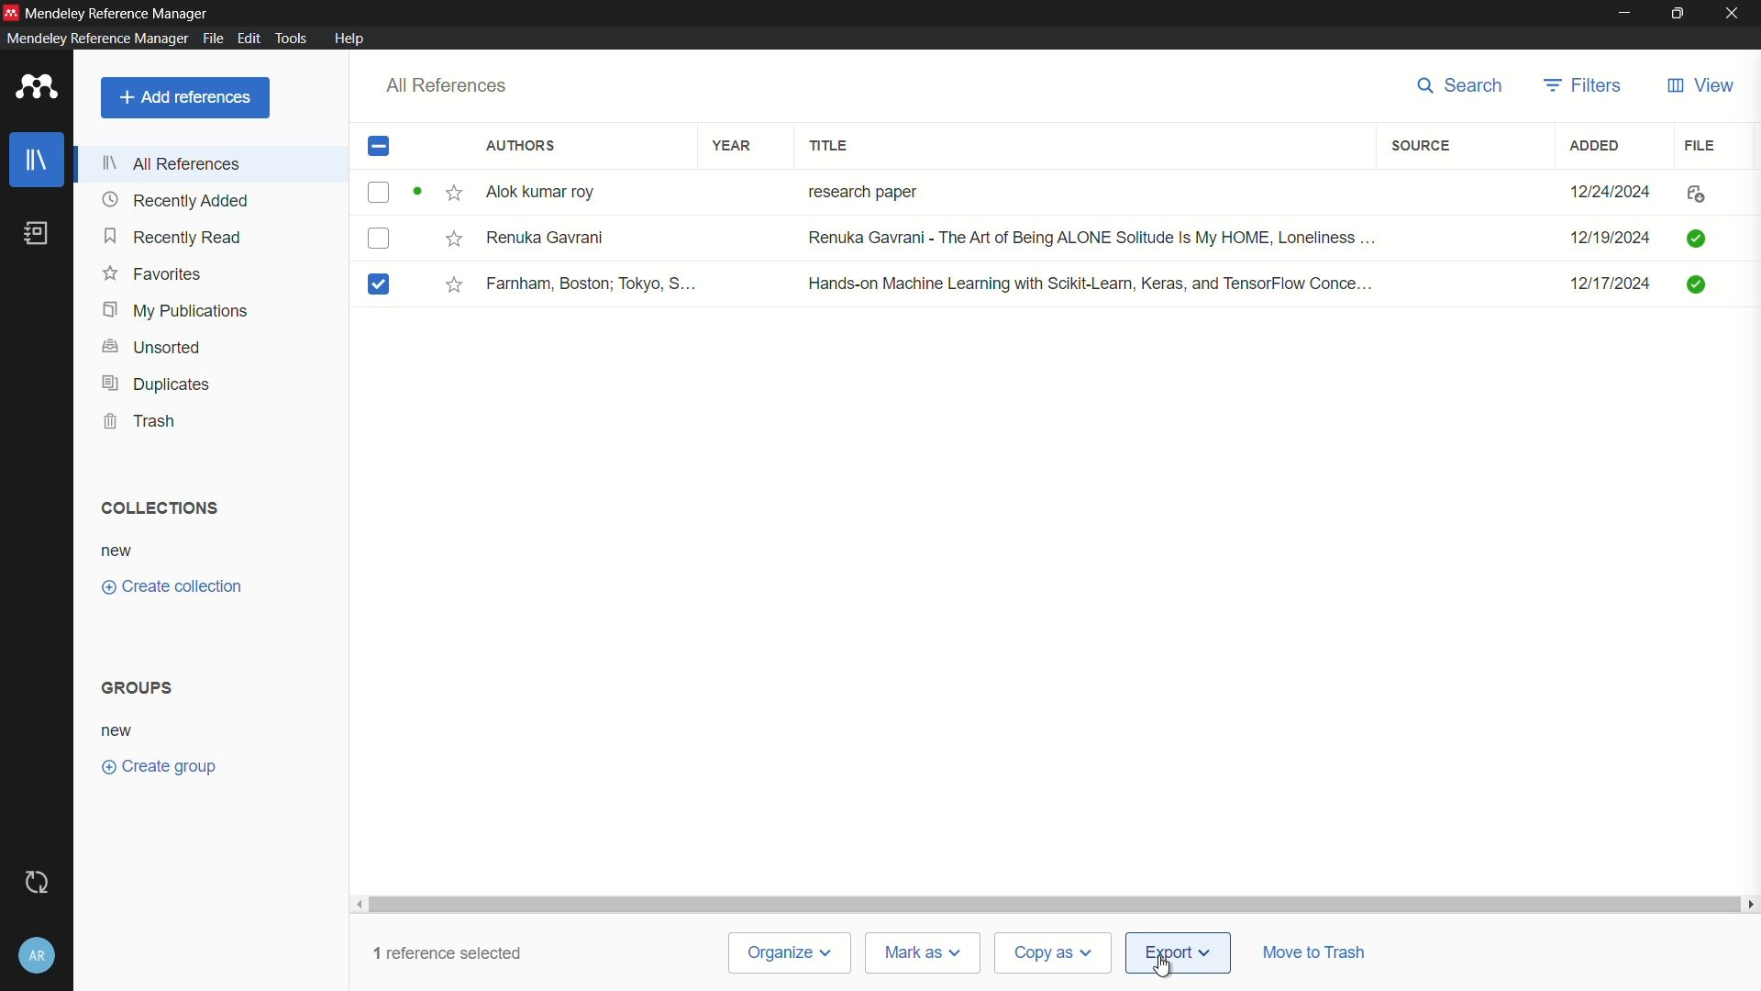 Image resolution: width=1761 pixels, height=991 pixels. I want to click on my publications, so click(176, 309).